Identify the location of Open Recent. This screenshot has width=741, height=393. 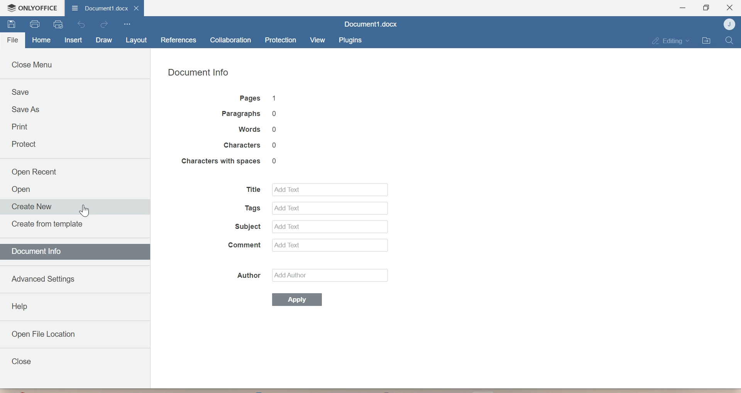
(36, 171).